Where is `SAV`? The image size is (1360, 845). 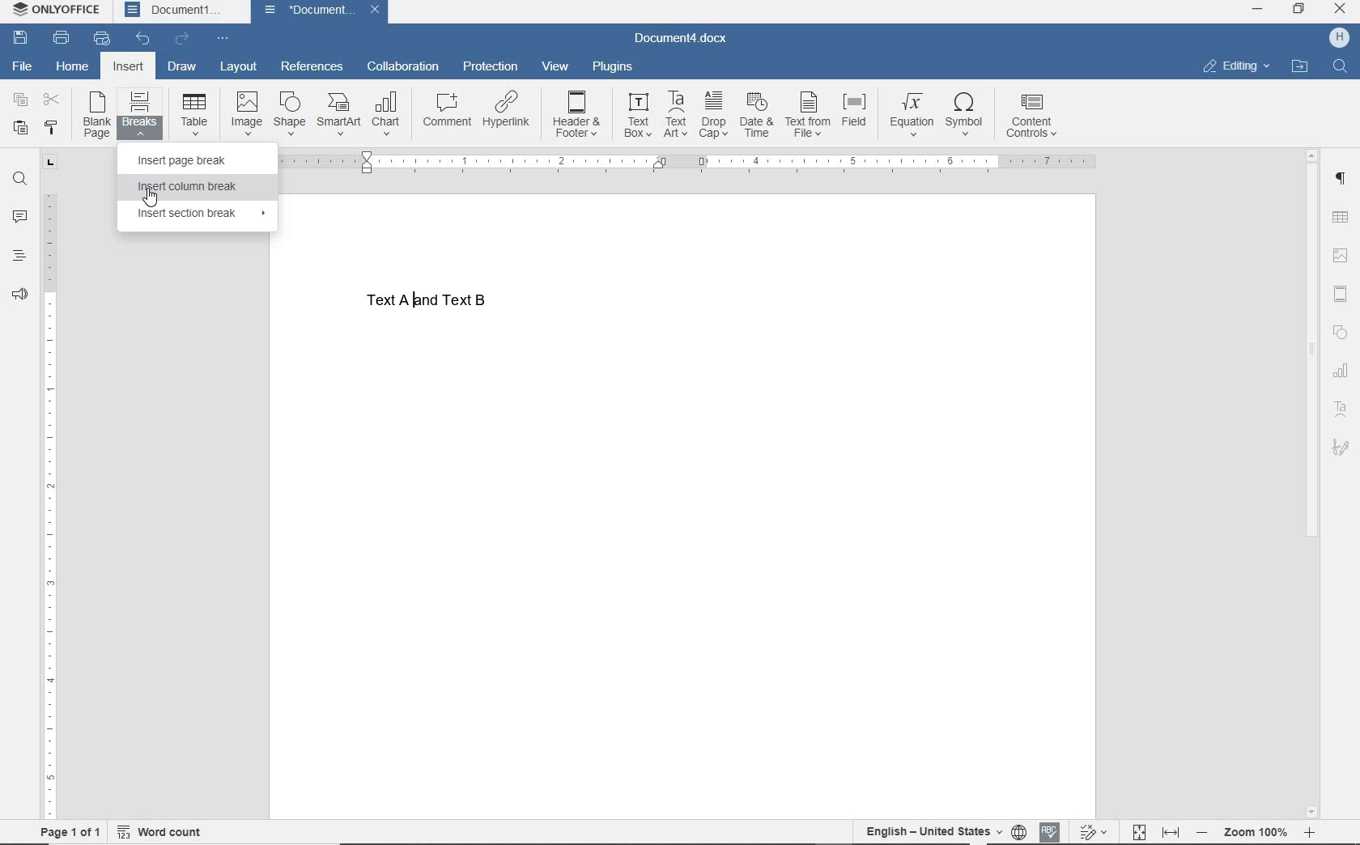
SAV is located at coordinates (18, 39).